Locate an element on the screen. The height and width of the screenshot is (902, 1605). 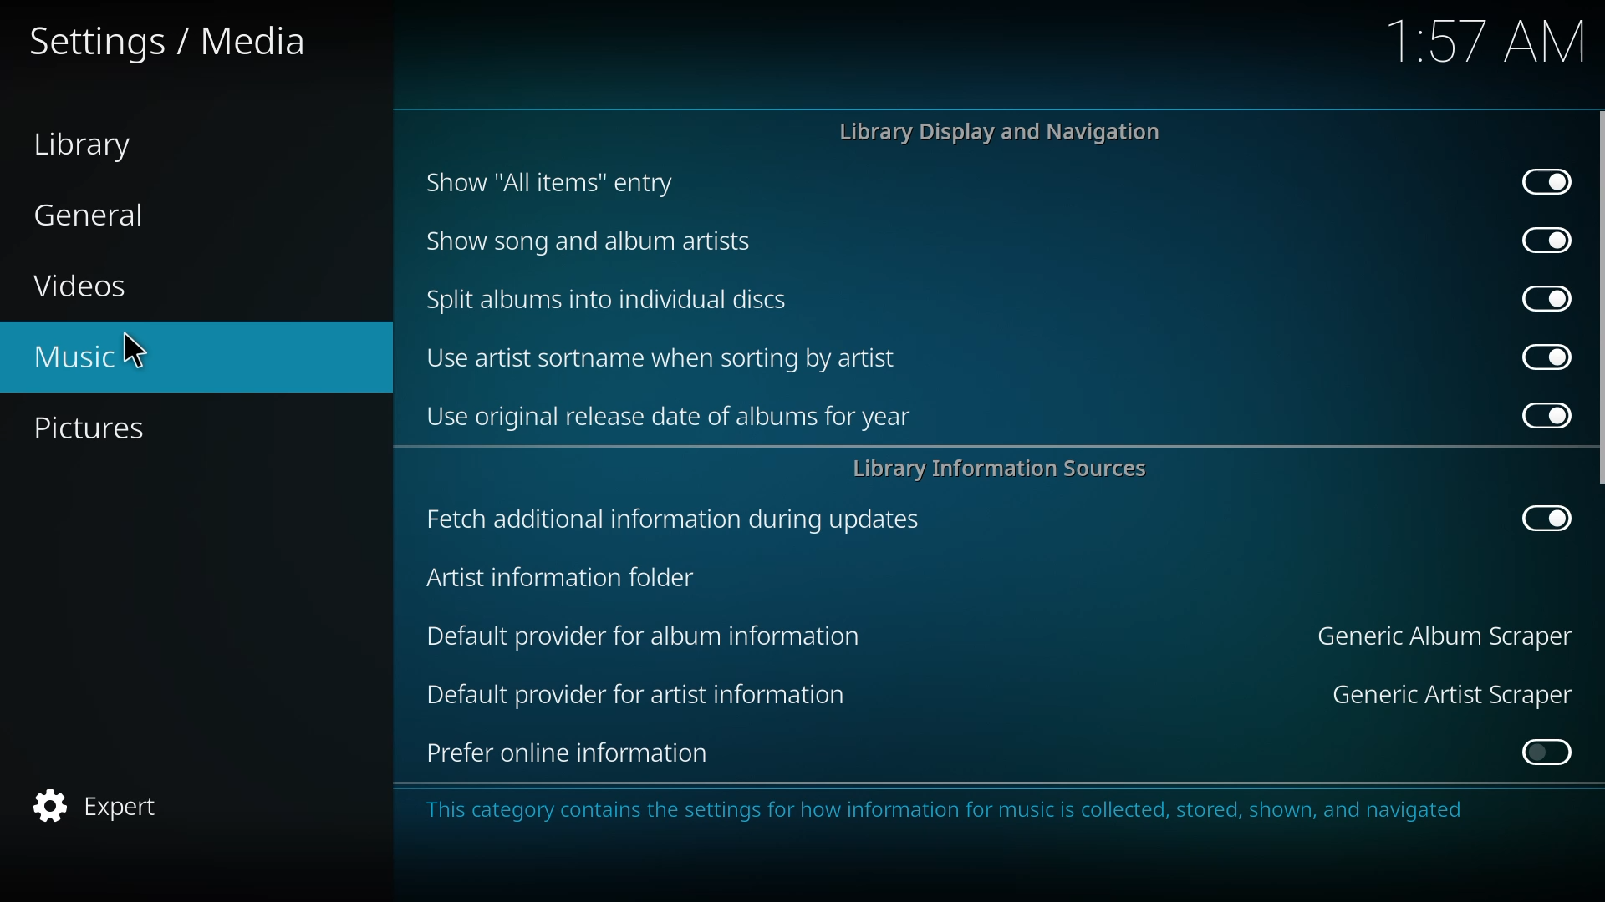
expert is located at coordinates (103, 804).